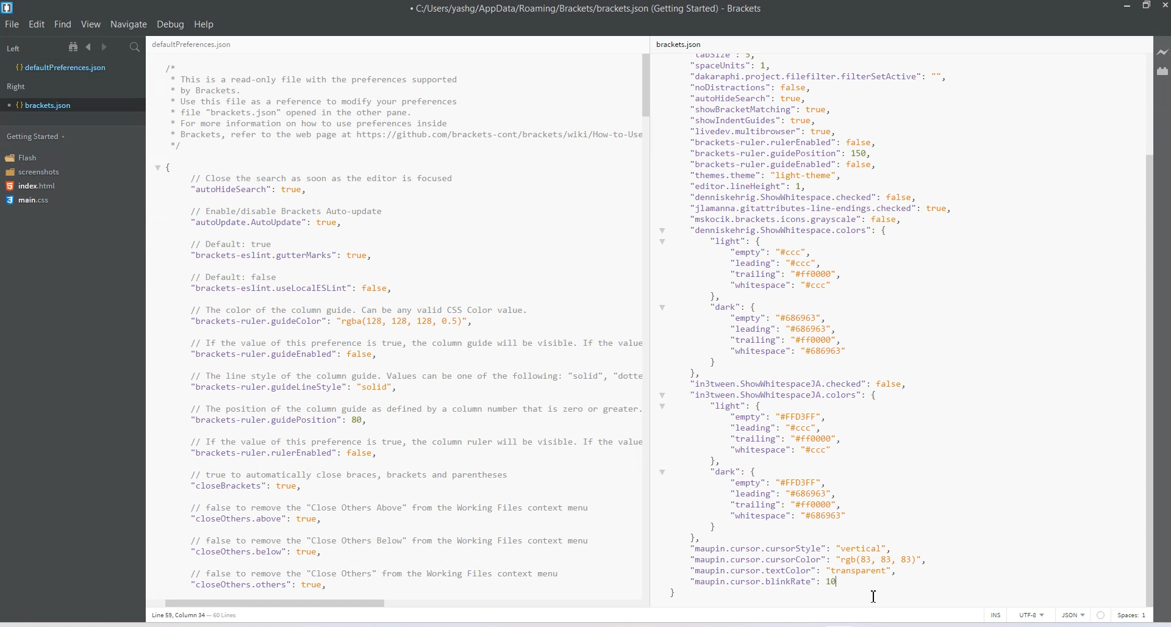 The image size is (1171, 627). Describe the element at coordinates (9, 8) in the screenshot. I see `Logo` at that location.